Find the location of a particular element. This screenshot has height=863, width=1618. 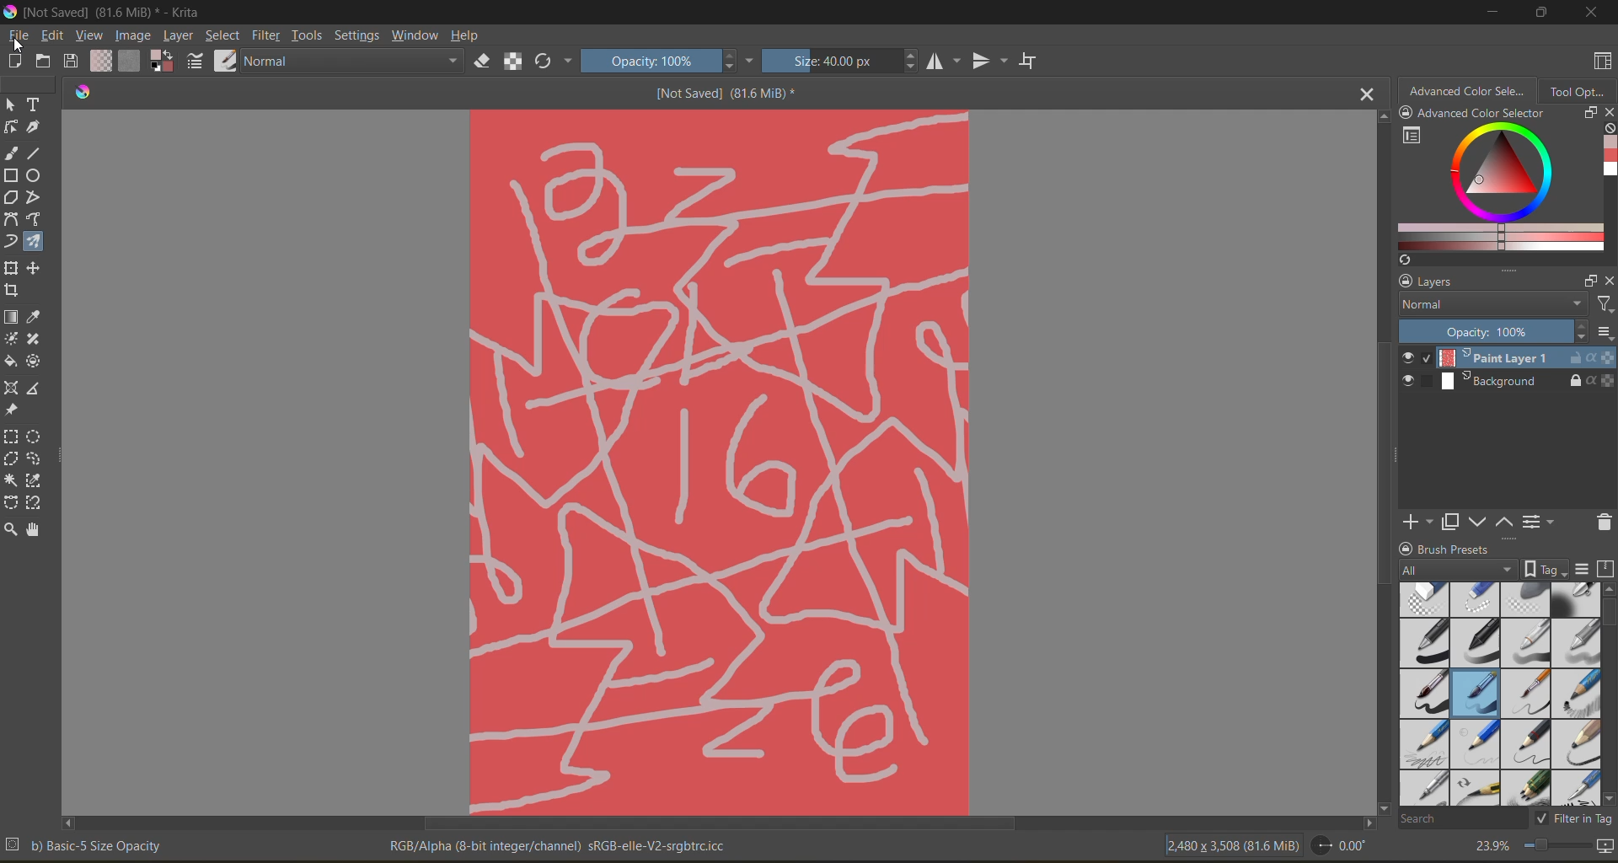

image metadata is located at coordinates (1231, 844).